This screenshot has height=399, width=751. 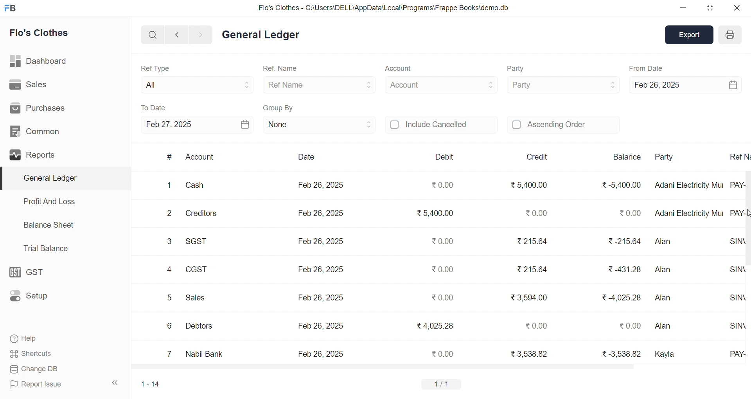 What do you see at coordinates (669, 157) in the screenshot?
I see `Party` at bounding box center [669, 157].